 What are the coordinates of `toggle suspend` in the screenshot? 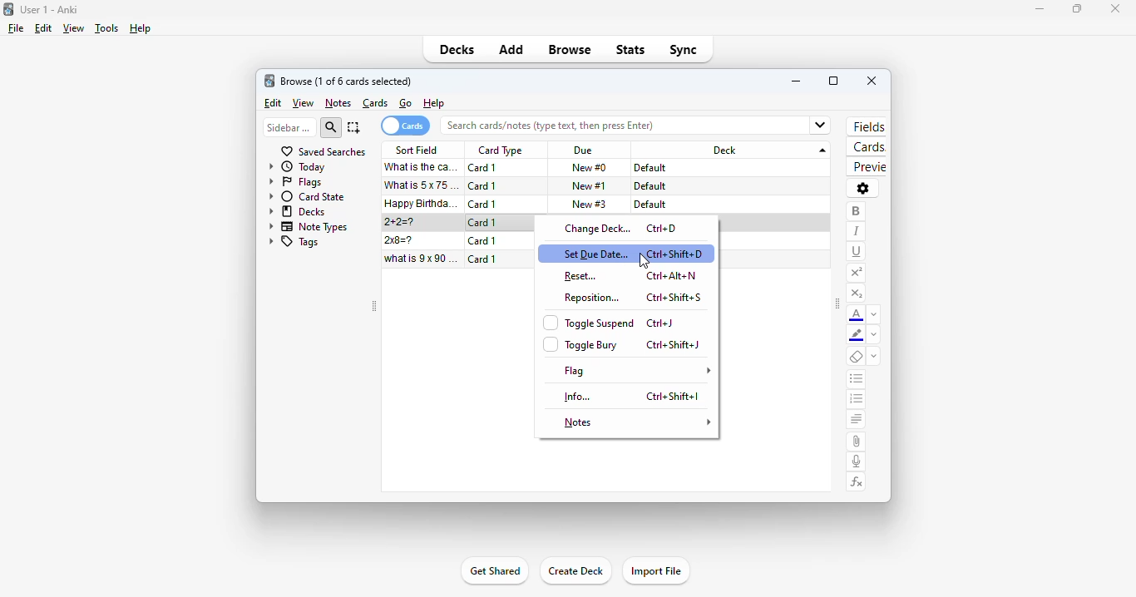 It's located at (590, 322).